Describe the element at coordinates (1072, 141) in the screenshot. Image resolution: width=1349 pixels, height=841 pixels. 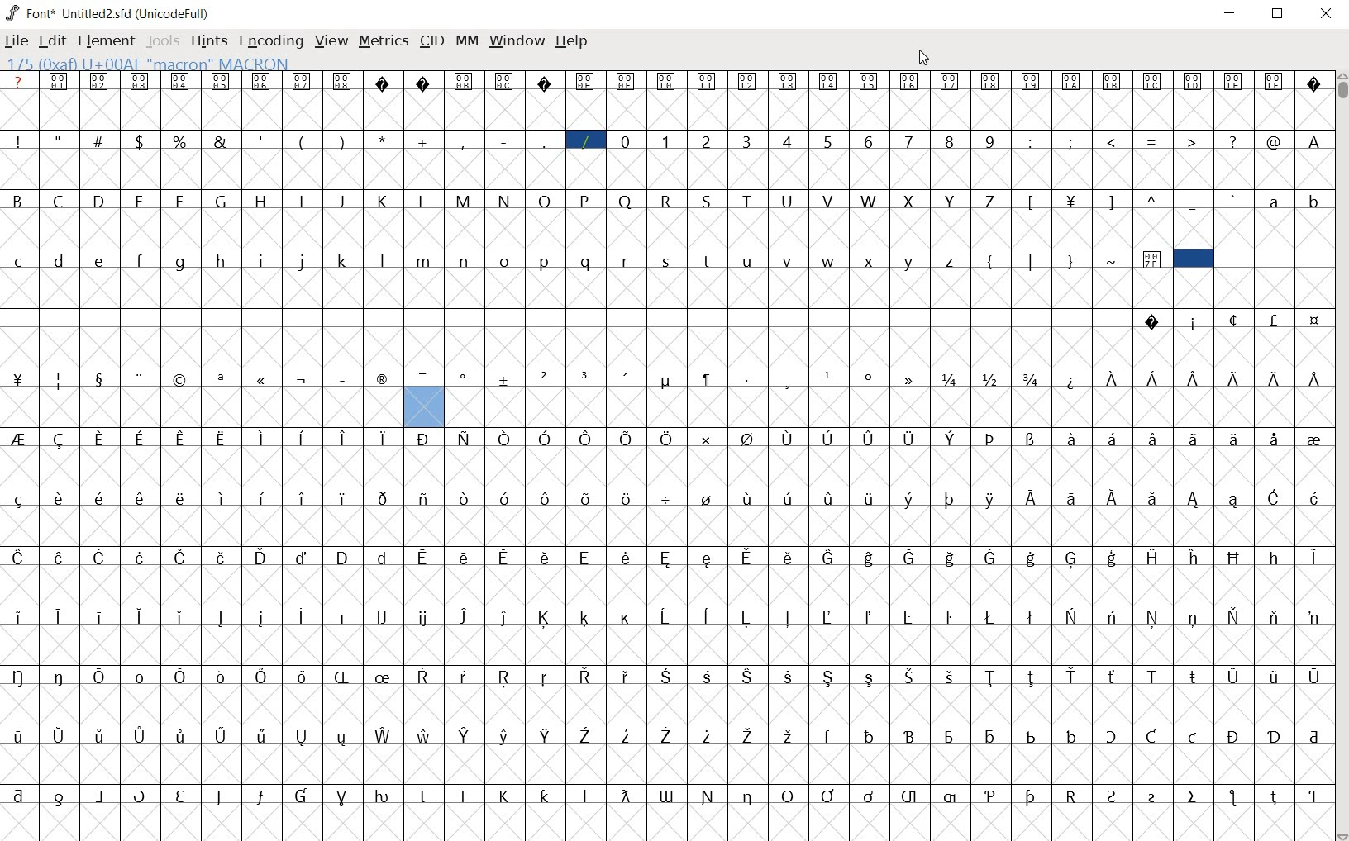
I see `;` at that location.